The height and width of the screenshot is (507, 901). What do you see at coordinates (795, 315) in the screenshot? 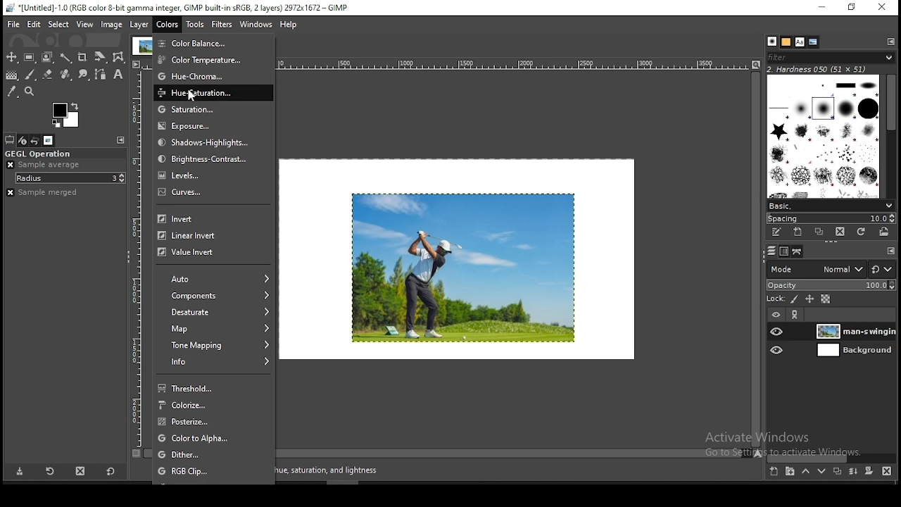
I see `link` at bounding box center [795, 315].